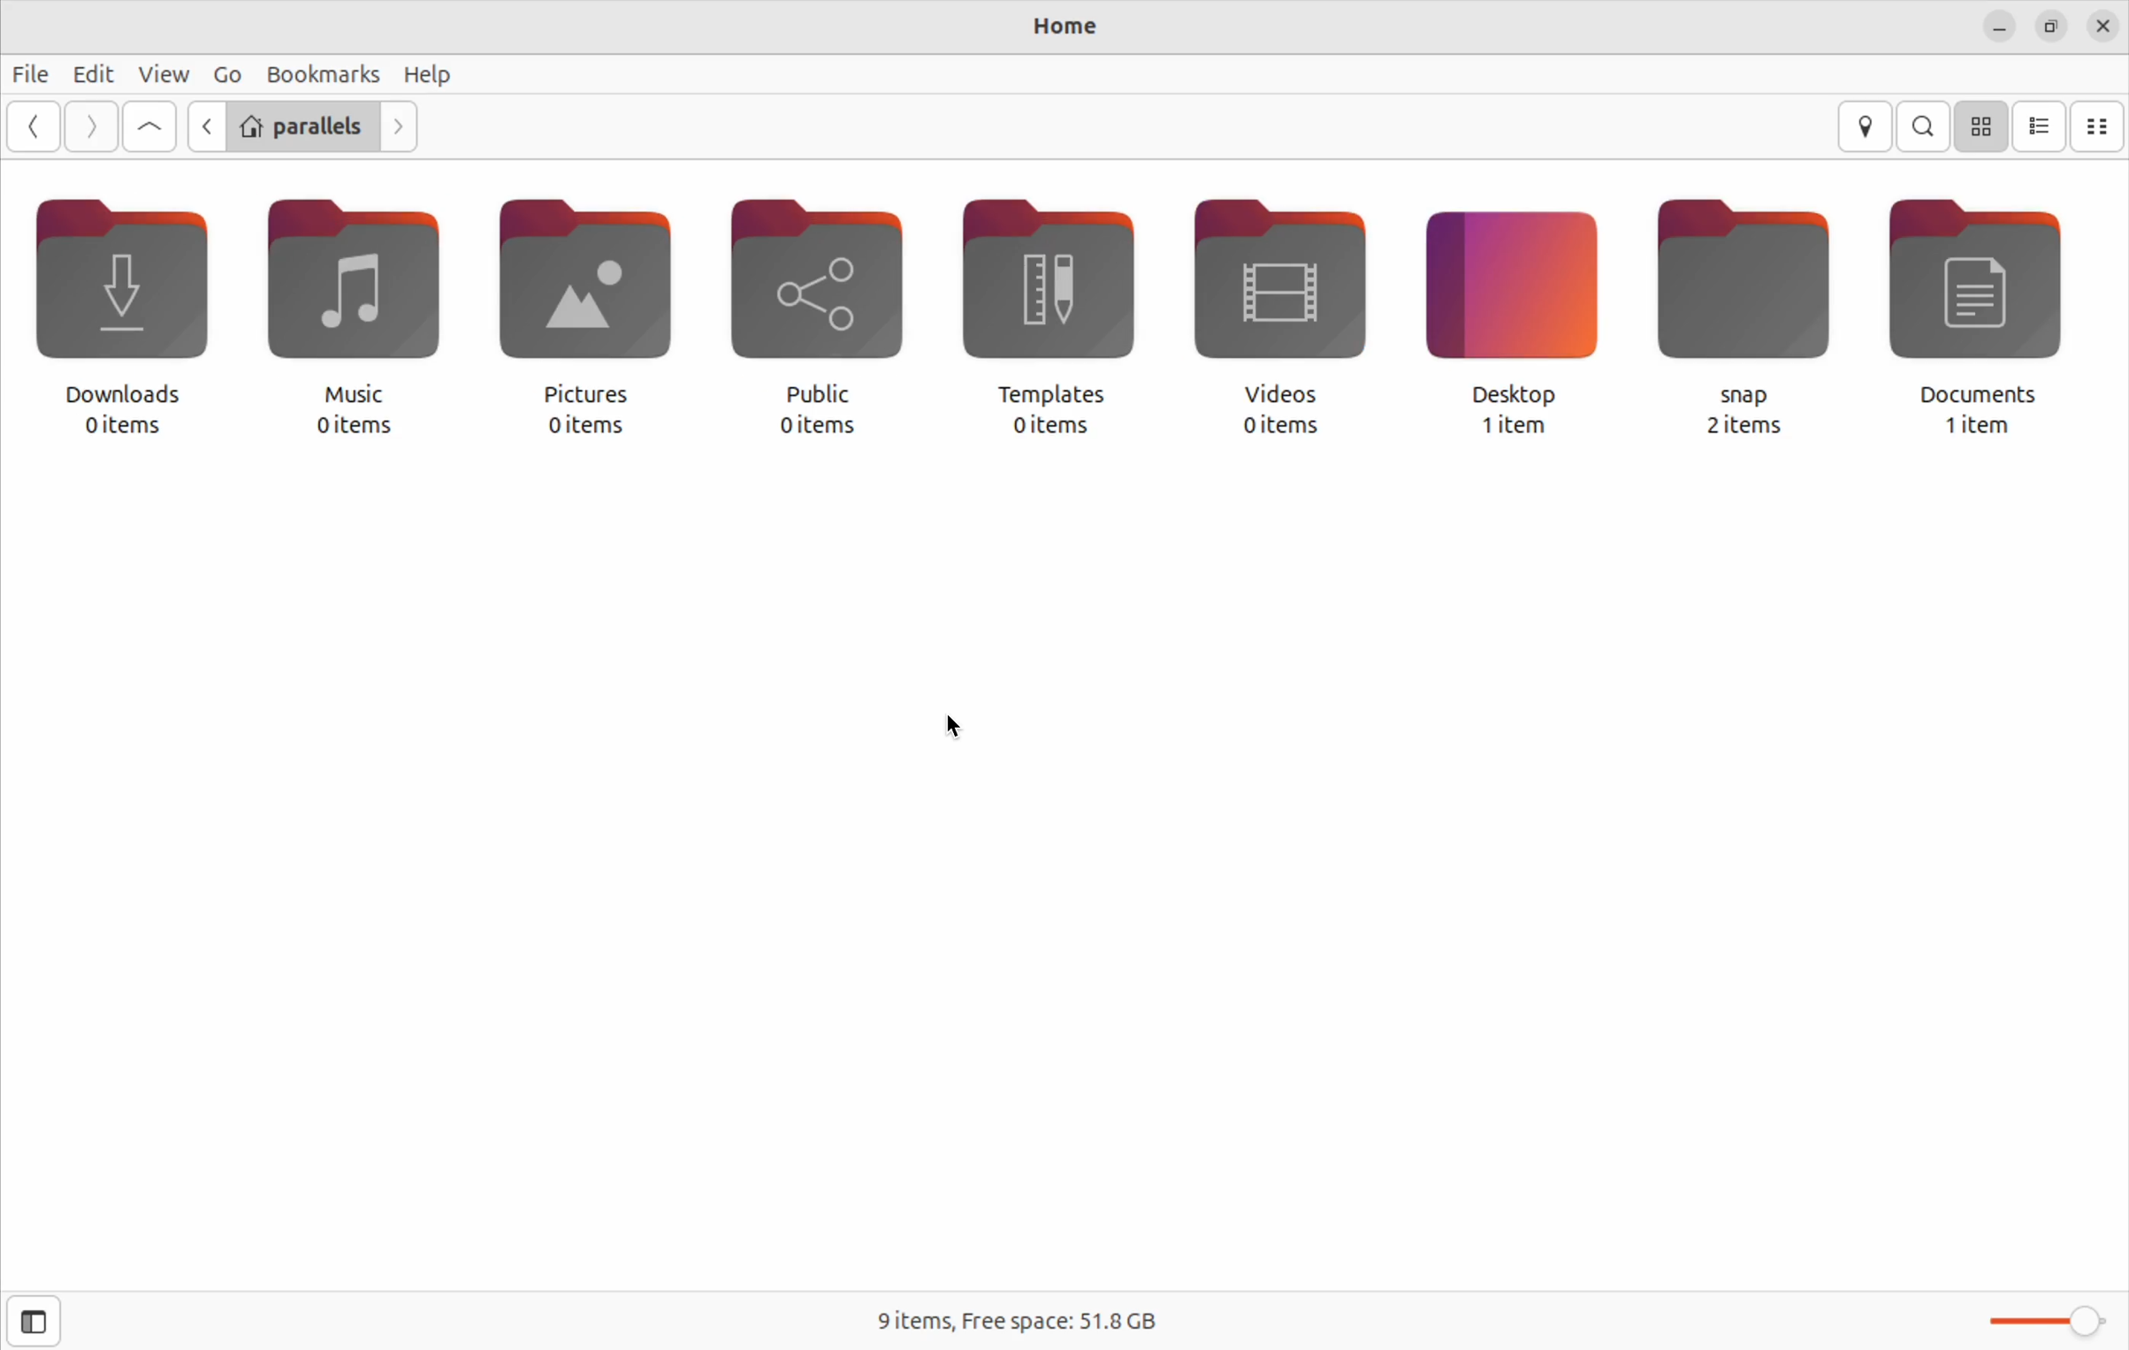 The width and height of the screenshot is (2129, 1350). What do you see at coordinates (360, 317) in the screenshot?
I see `music` at bounding box center [360, 317].